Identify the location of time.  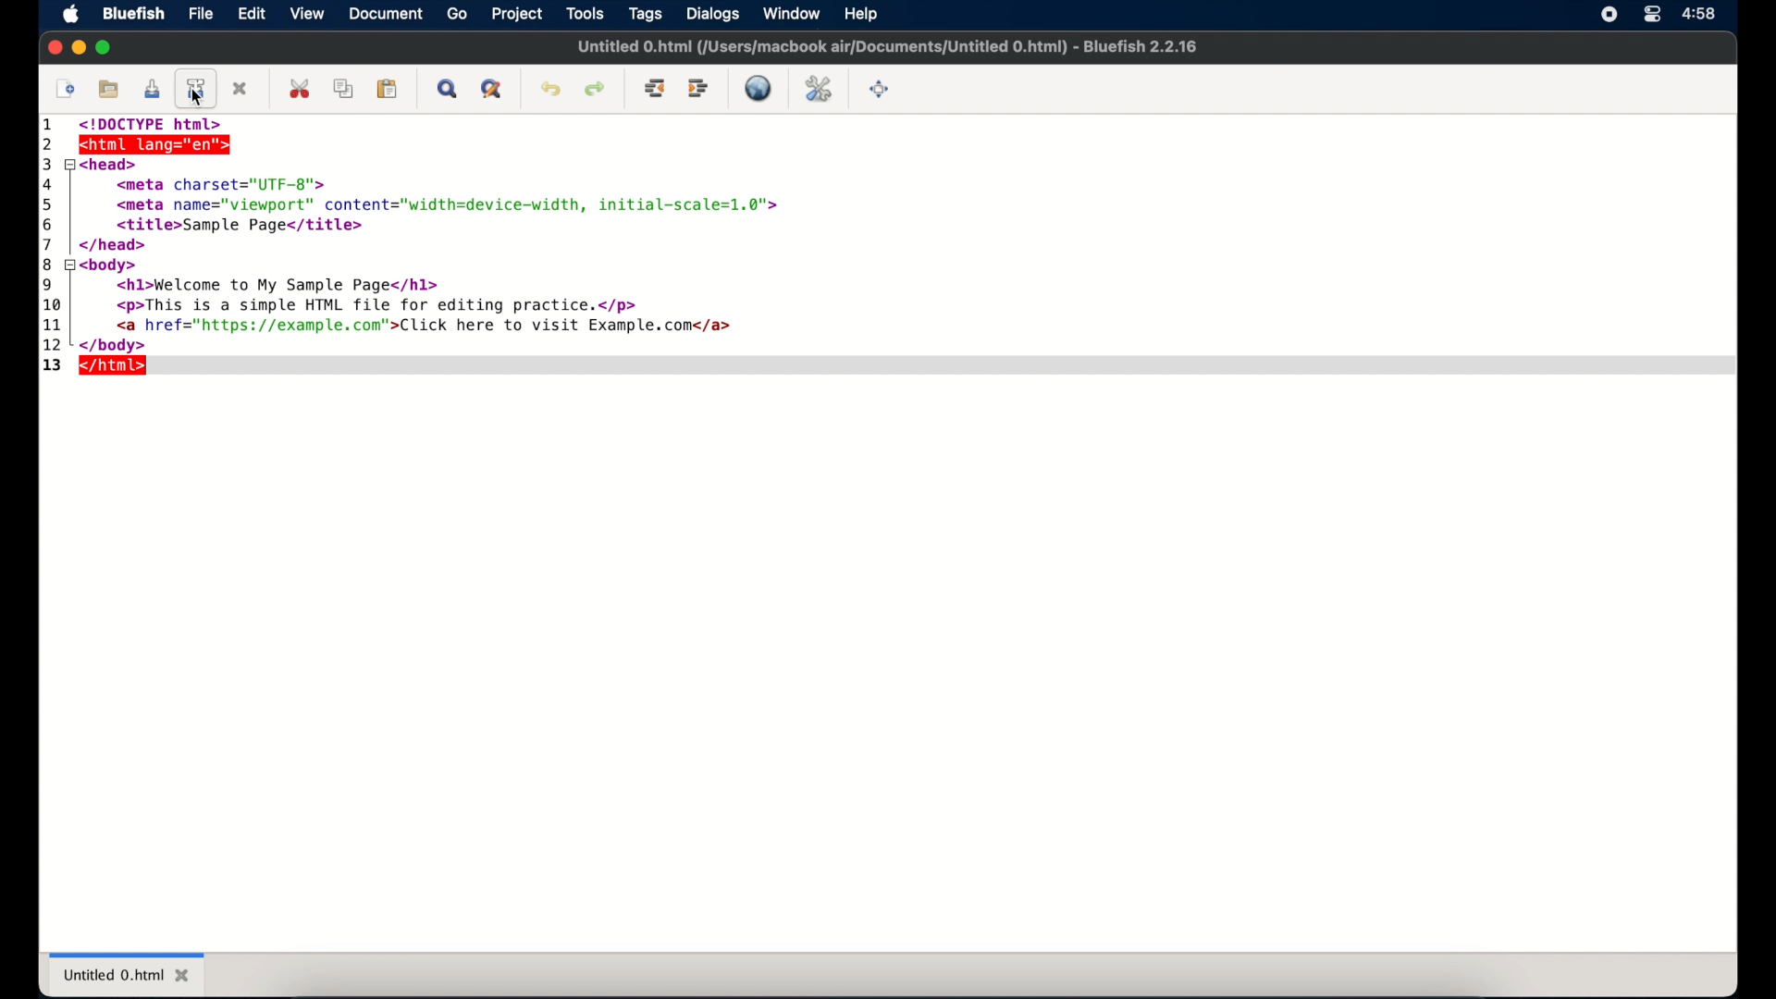
(1700, 14).